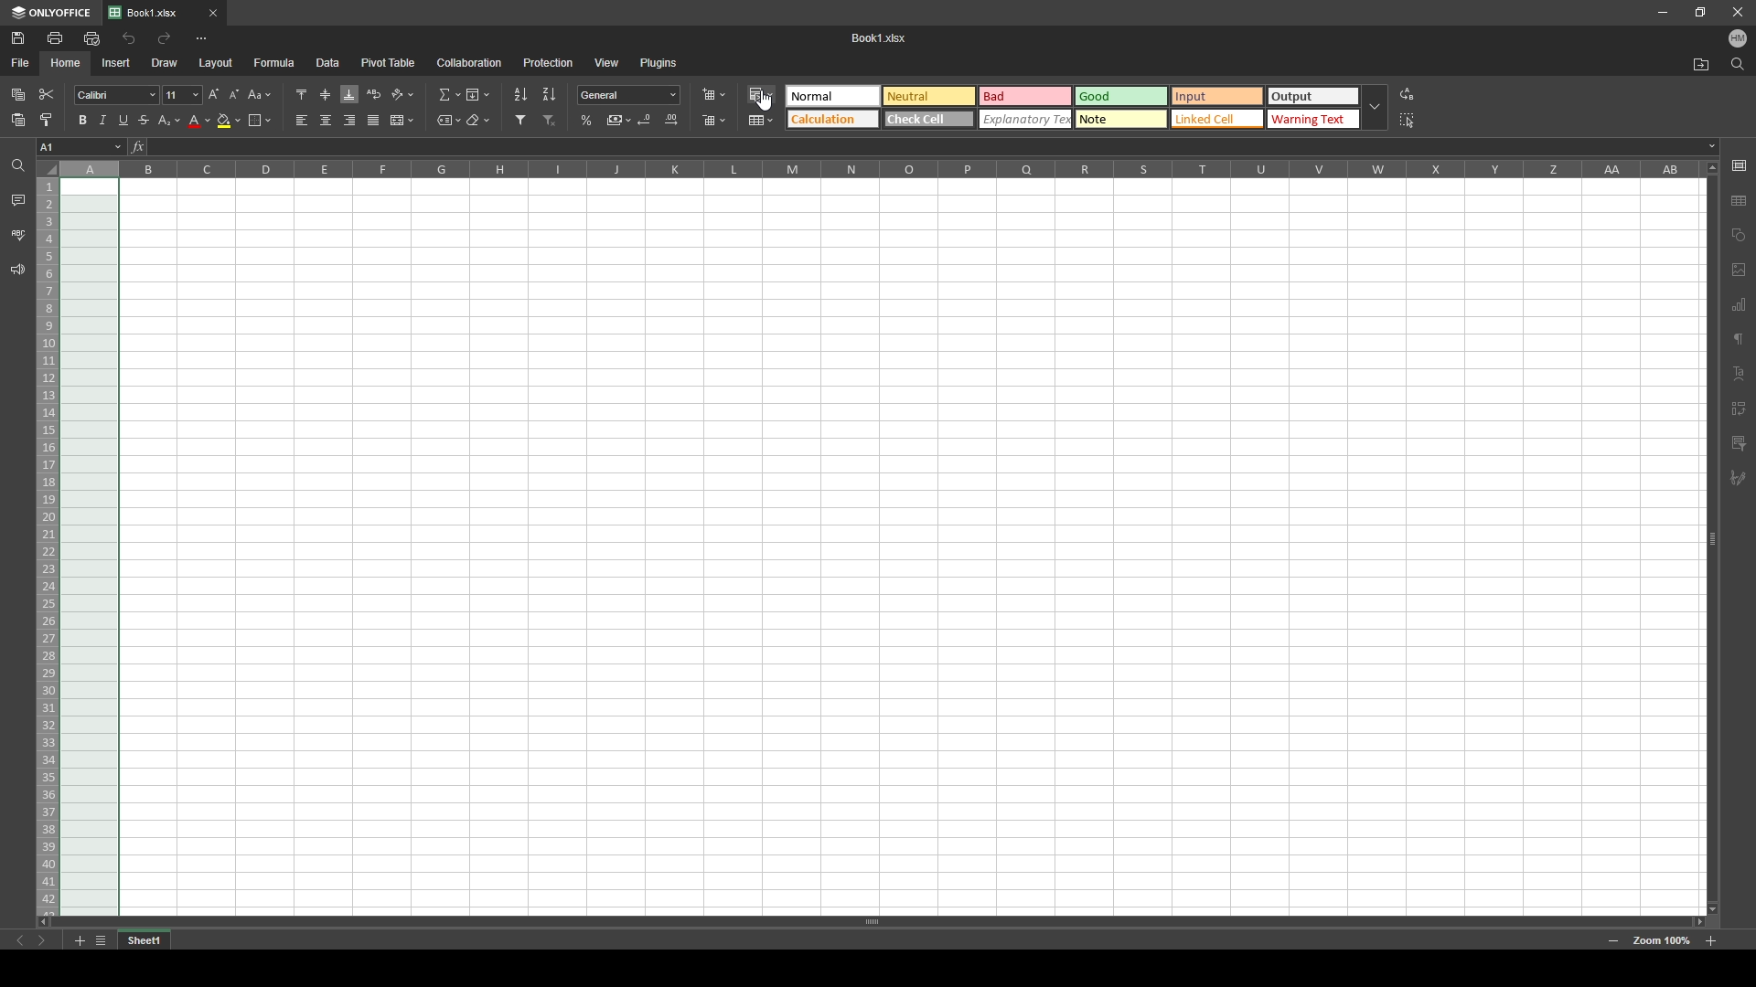 This screenshot has width=1756, height=987. Describe the element at coordinates (1741, 305) in the screenshot. I see `charts` at that location.